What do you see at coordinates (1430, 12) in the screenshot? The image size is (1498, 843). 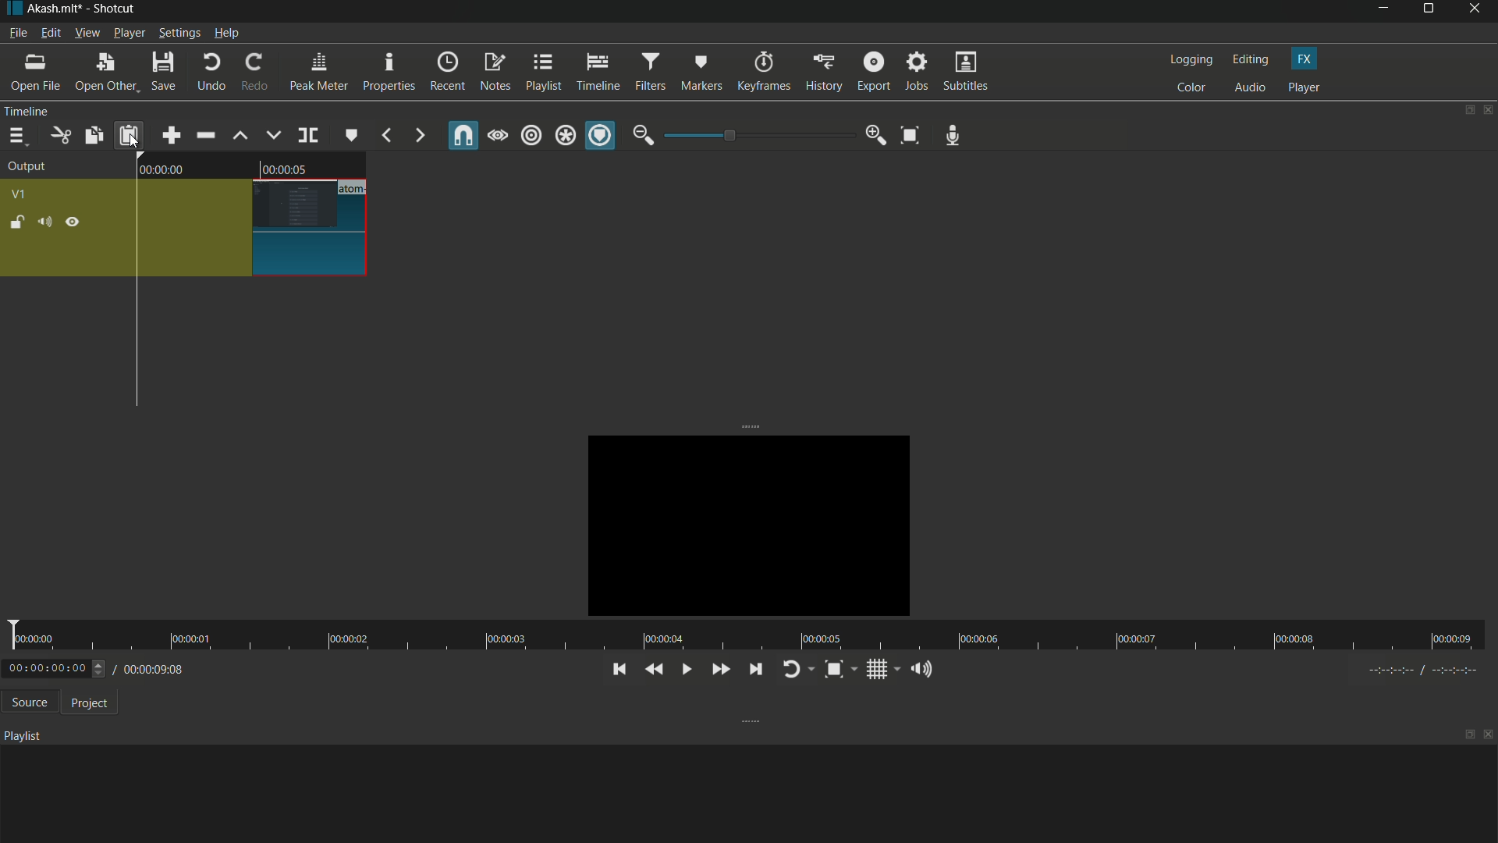 I see `maximize` at bounding box center [1430, 12].